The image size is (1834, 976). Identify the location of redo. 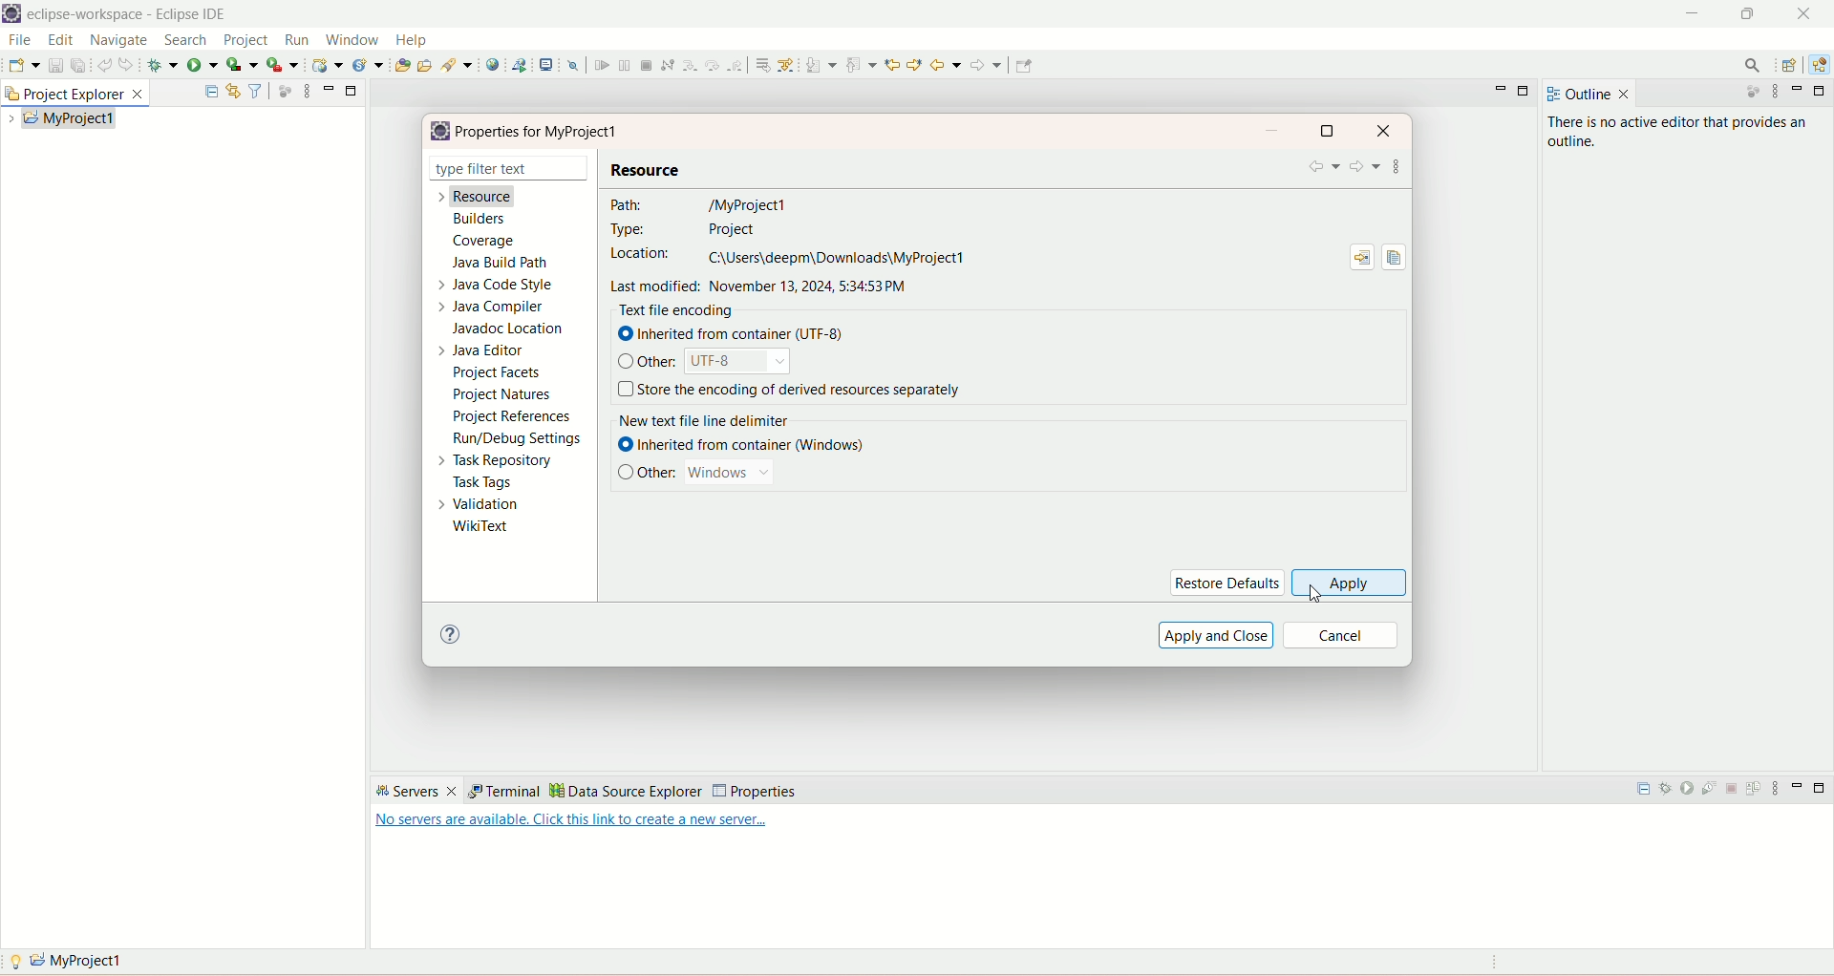
(127, 64).